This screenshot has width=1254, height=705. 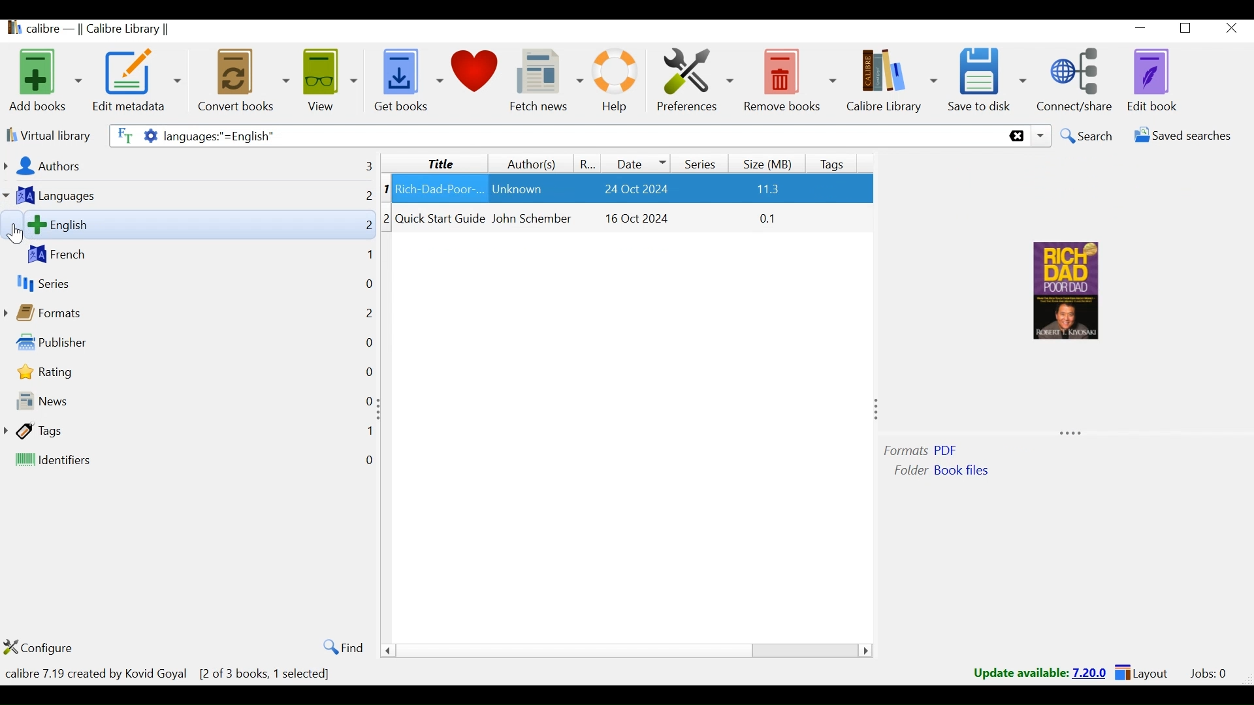 What do you see at coordinates (369, 340) in the screenshot?
I see `0` at bounding box center [369, 340].